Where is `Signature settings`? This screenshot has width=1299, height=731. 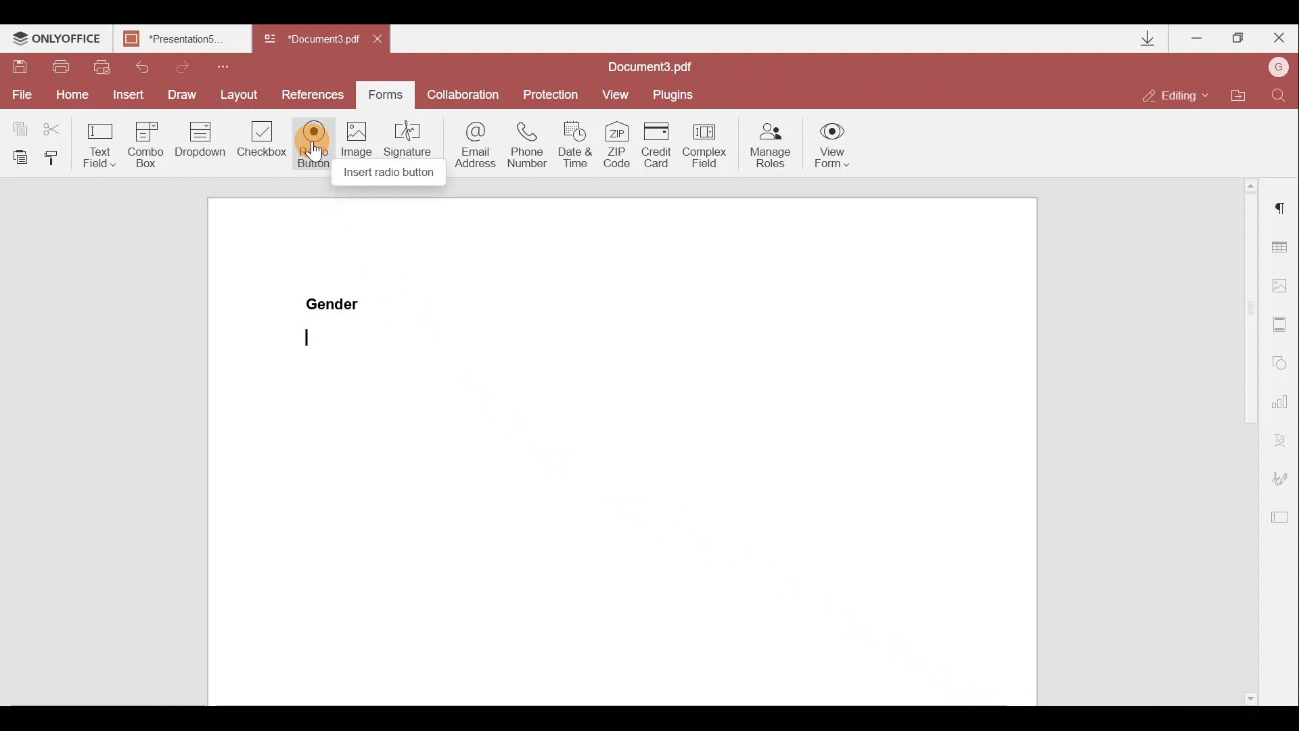 Signature settings is located at coordinates (1286, 479).